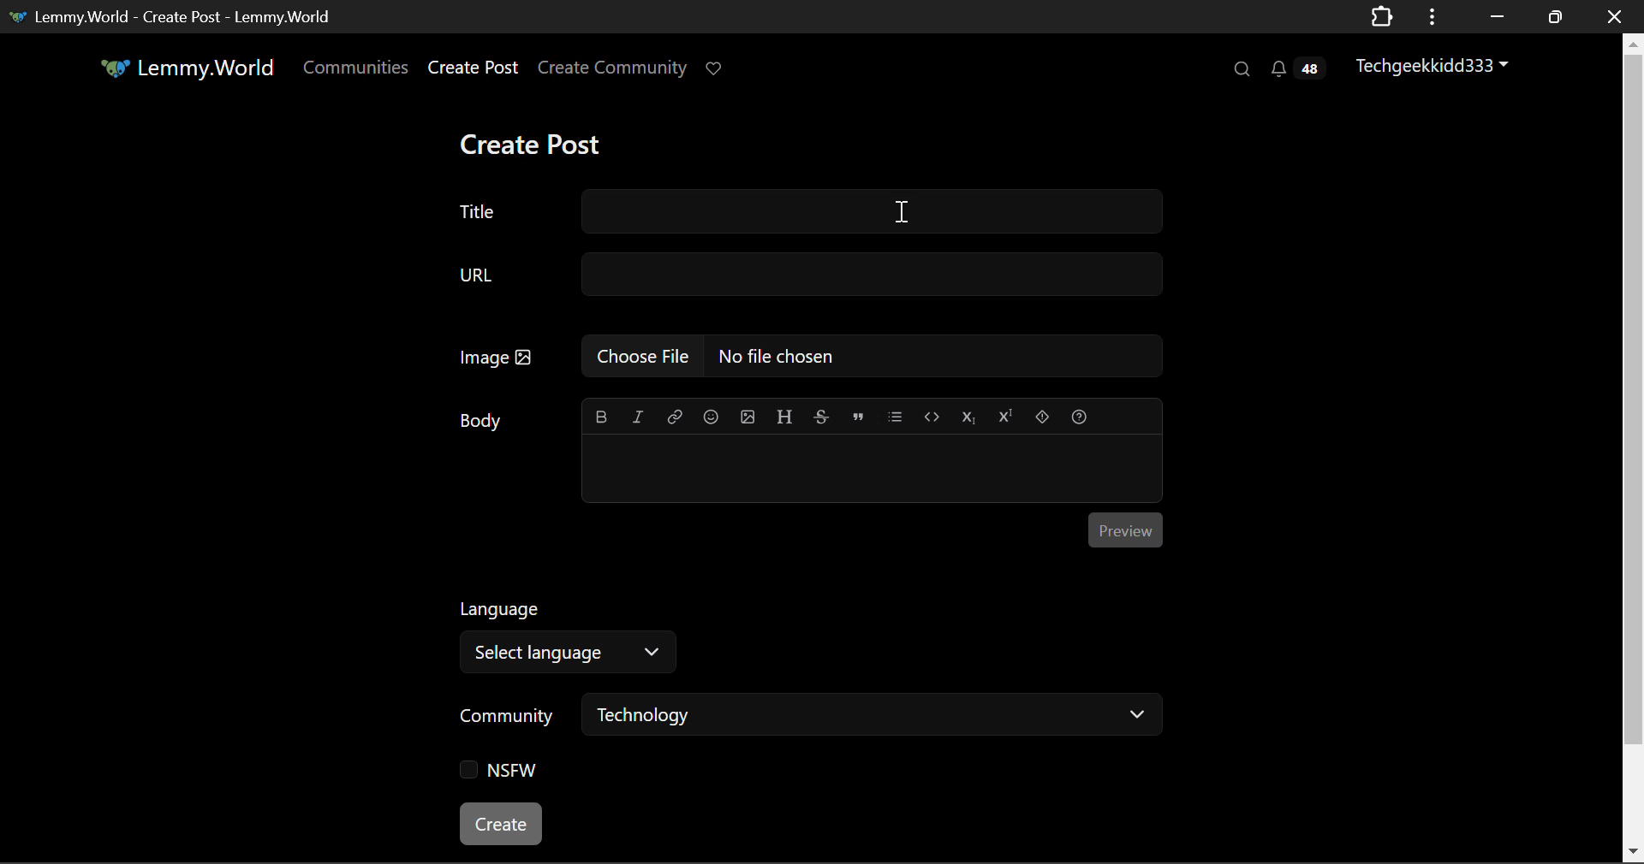  Describe the element at coordinates (174, 15) in the screenshot. I see `Lemmy.World - Create Post - Lemmy.World` at that location.